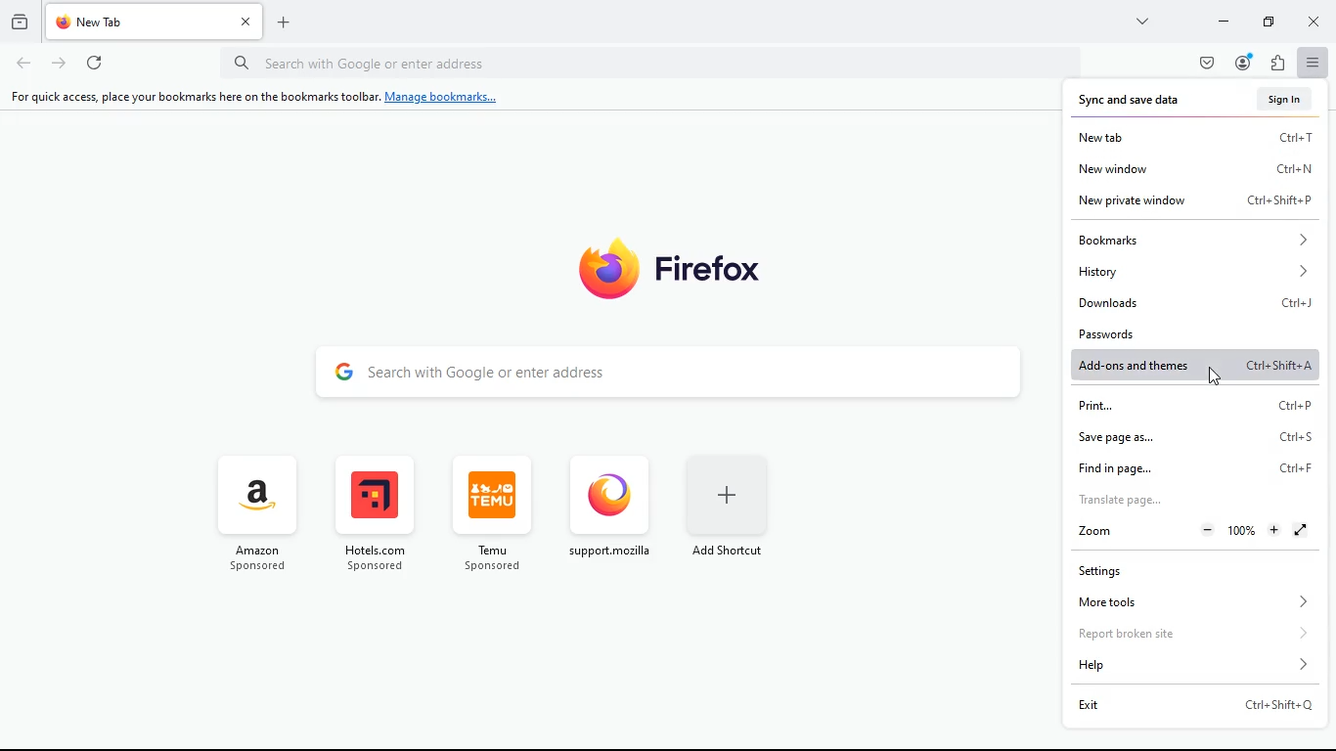  Describe the element at coordinates (1195, 240) in the screenshot. I see `bookmarks` at that location.